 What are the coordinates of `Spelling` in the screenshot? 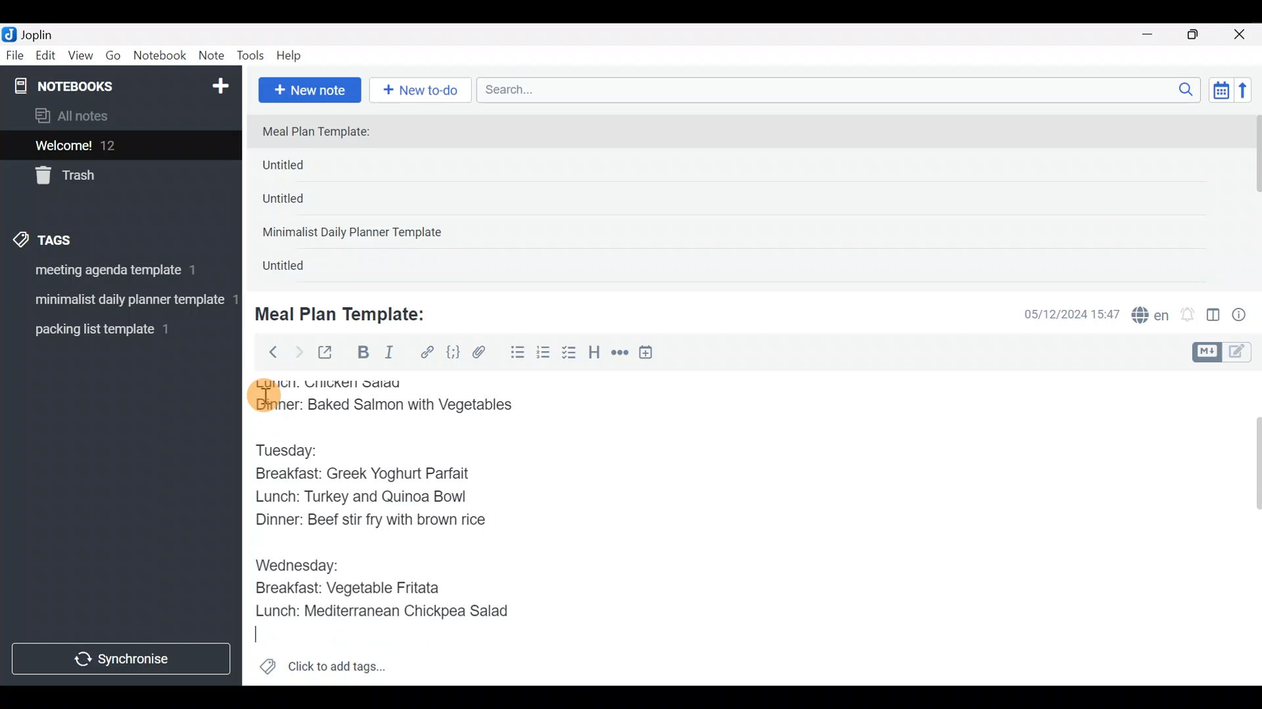 It's located at (1151, 316).